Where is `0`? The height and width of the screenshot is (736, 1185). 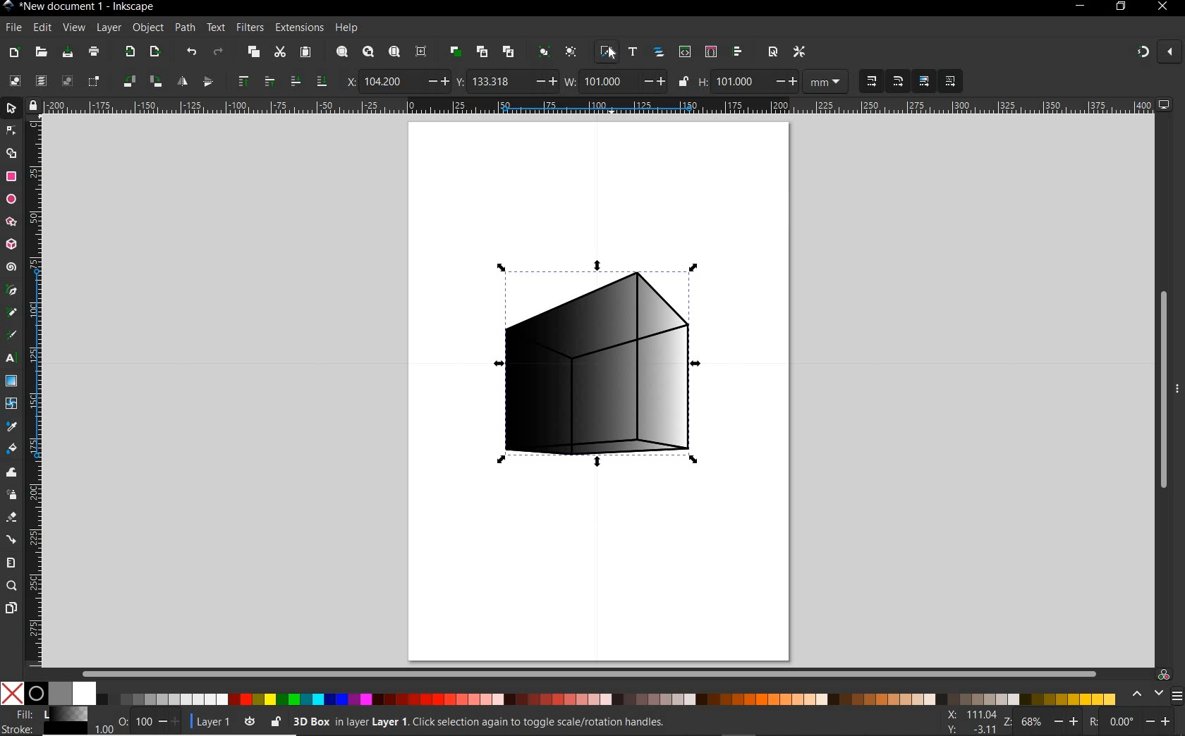 0 is located at coordinates (1122, 723).